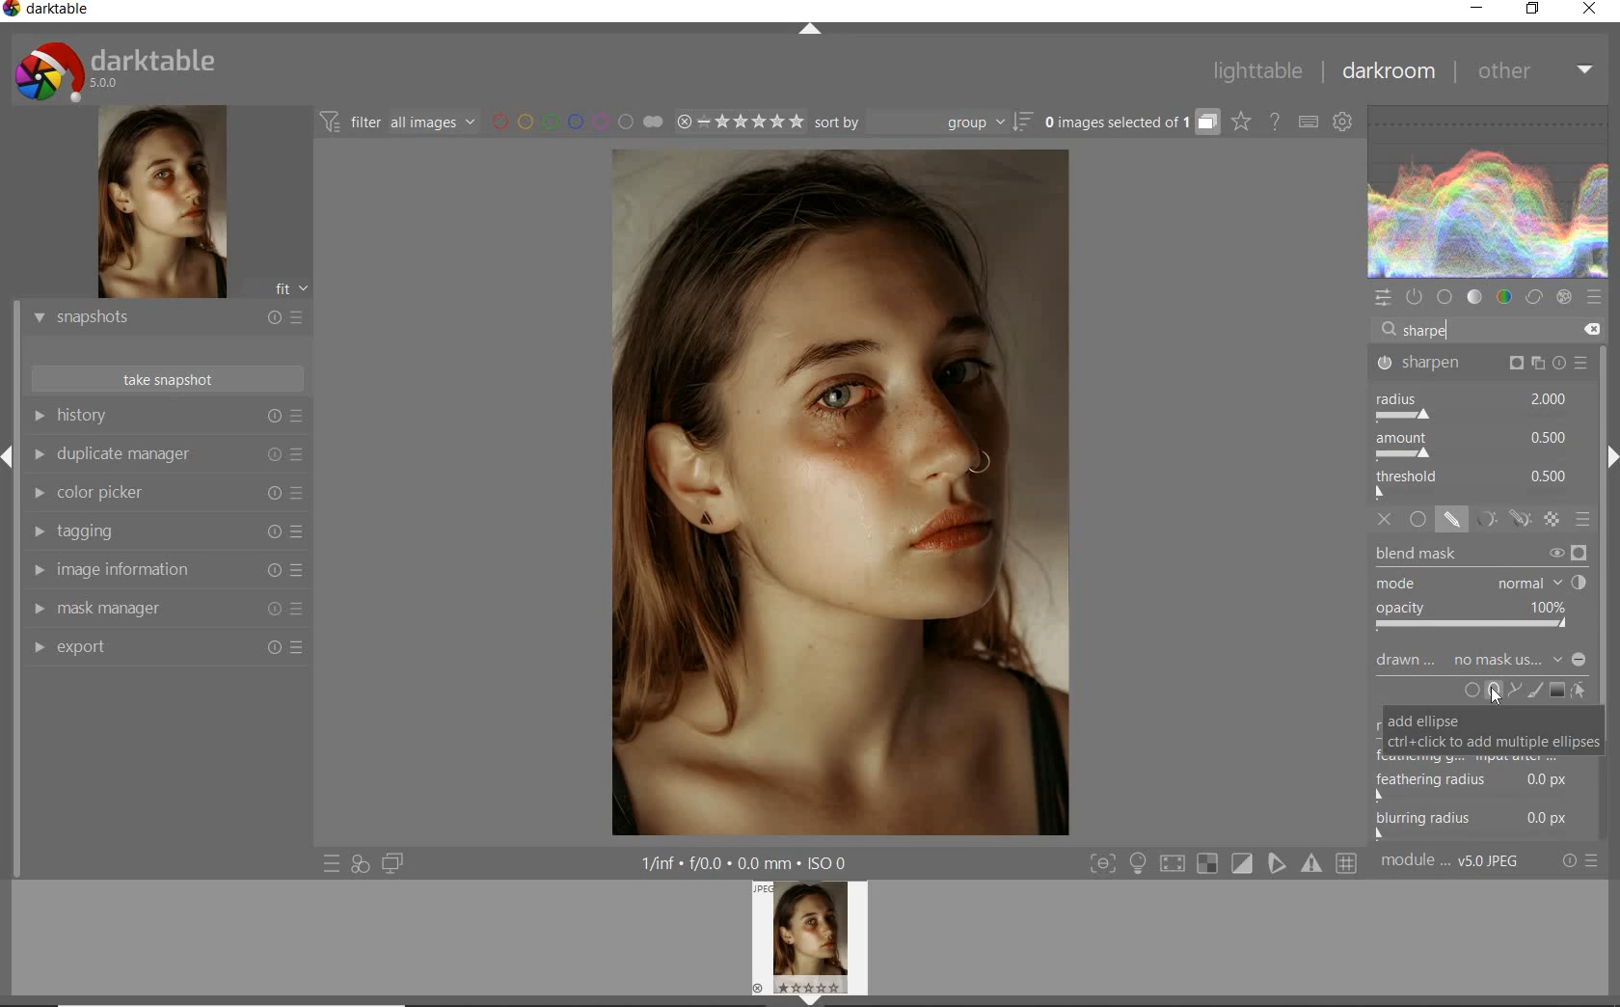  I want to click on quick access panel, so click(1384, 298).